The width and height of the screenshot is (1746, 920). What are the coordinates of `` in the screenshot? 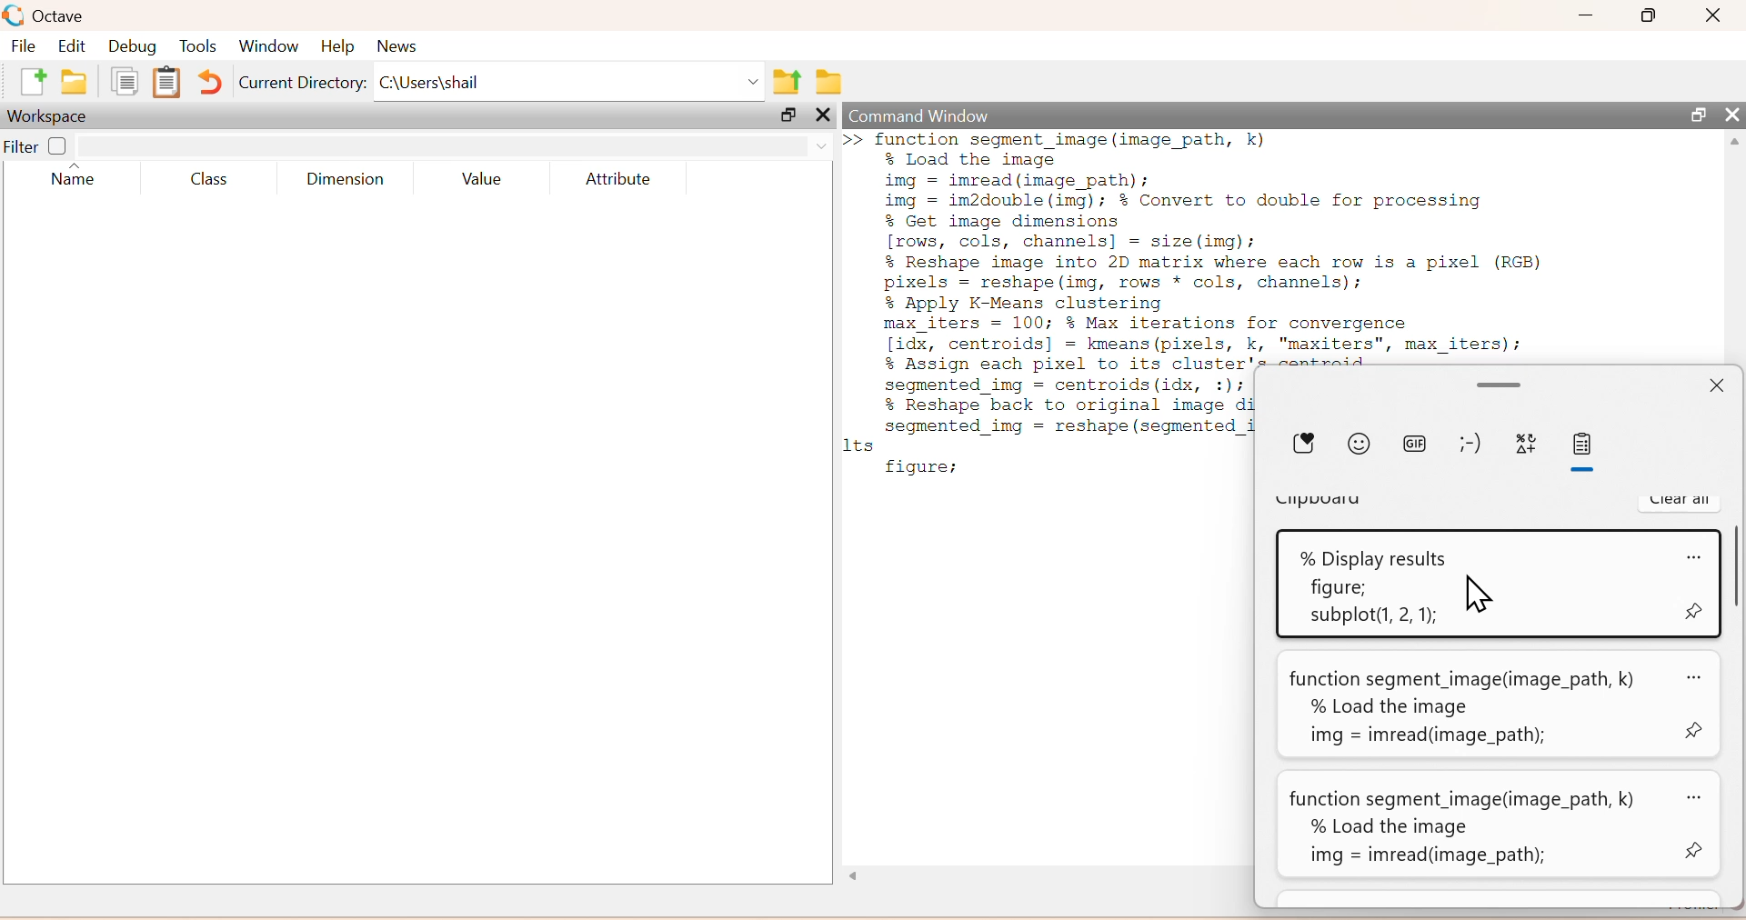 It's located at (823, 115).